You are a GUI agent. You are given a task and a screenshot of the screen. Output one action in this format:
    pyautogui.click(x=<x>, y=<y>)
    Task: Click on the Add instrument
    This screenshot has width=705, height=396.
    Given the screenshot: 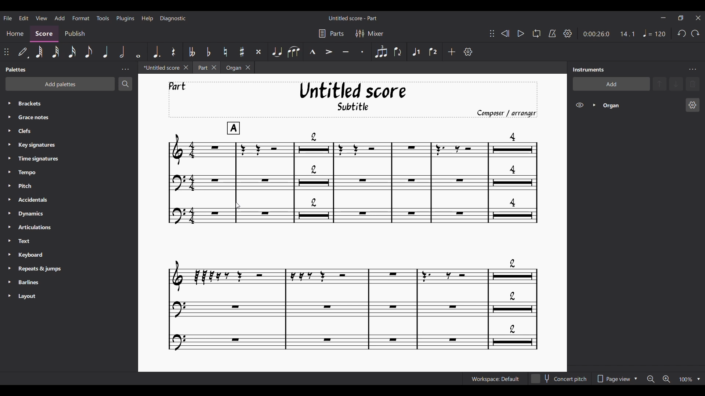 What is the action you would take?
    pyautogui.click(x=611, y=84)
    